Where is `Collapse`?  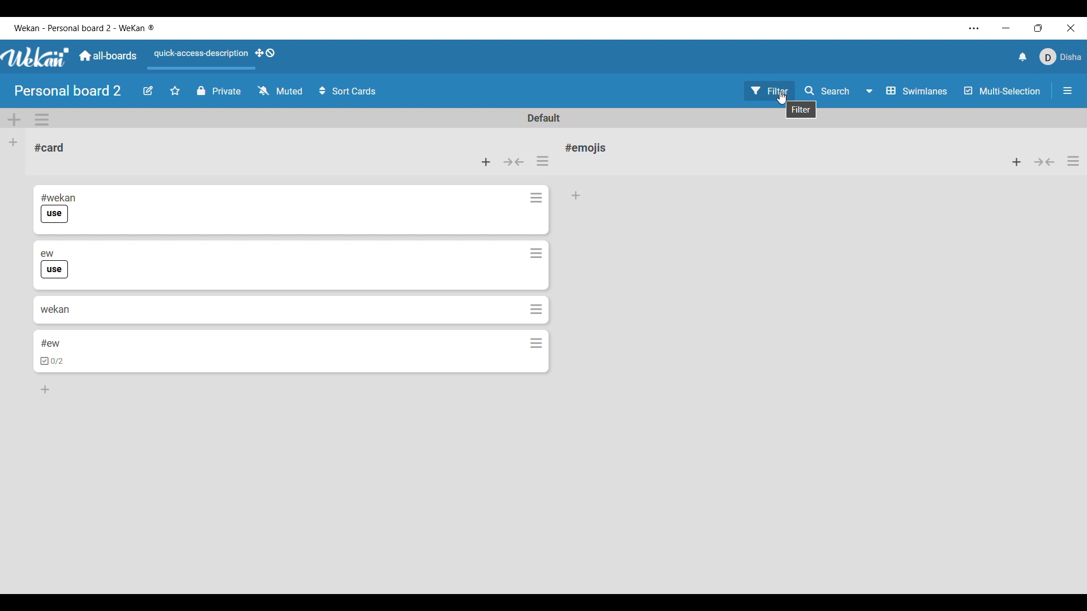 Collapse is located at coordinates (1045, 162).